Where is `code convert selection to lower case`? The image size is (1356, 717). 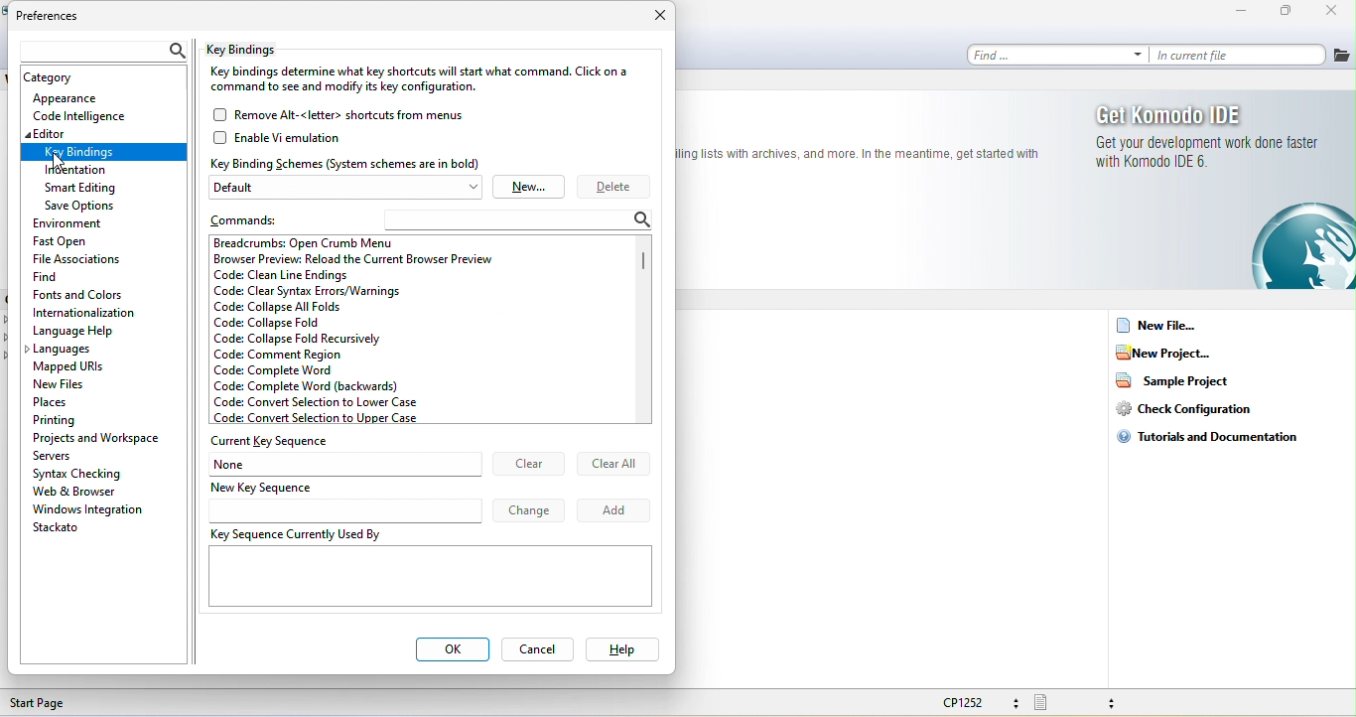
code convert selection to lower case is located at coordinates (317, 403).